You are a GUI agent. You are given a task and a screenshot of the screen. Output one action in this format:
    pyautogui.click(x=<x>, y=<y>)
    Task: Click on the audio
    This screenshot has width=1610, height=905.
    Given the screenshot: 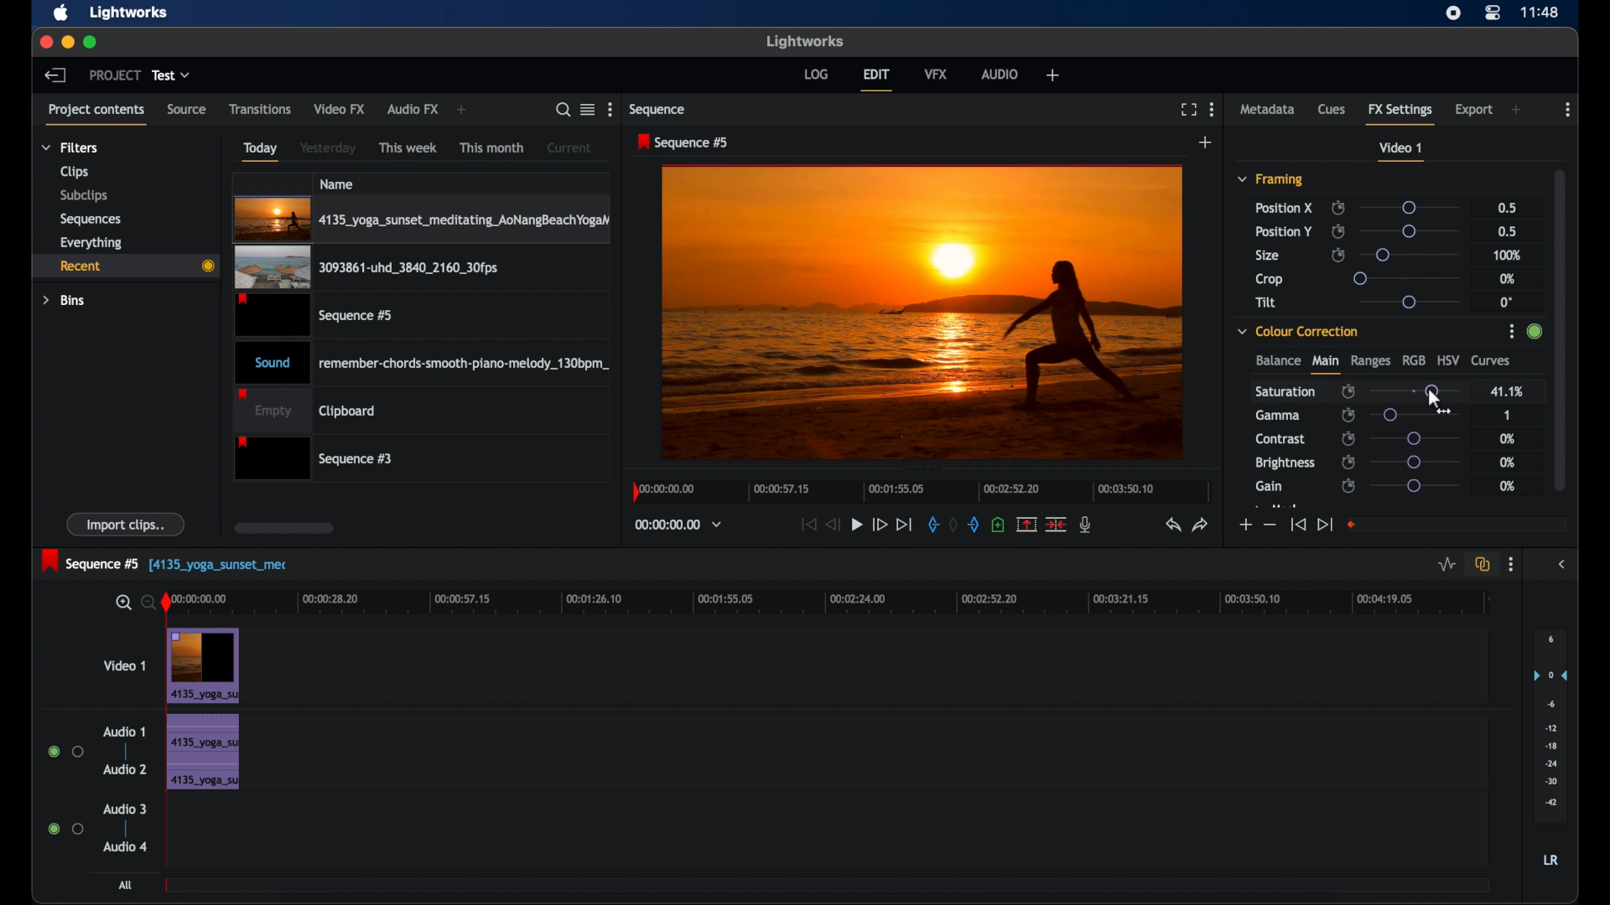 What is the action you would take?
    pyautogui.click(x=1001, y=74)
    